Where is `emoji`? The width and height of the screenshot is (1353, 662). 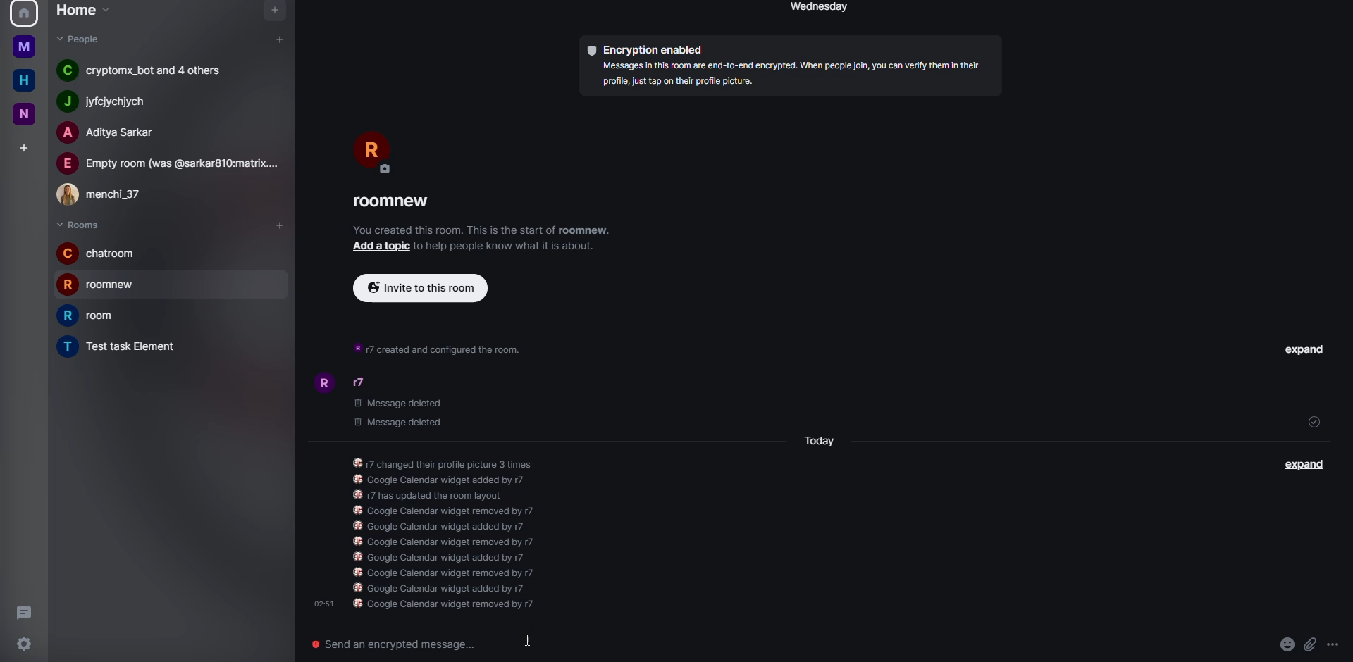 emoji is located at coordinates (1286, 644).